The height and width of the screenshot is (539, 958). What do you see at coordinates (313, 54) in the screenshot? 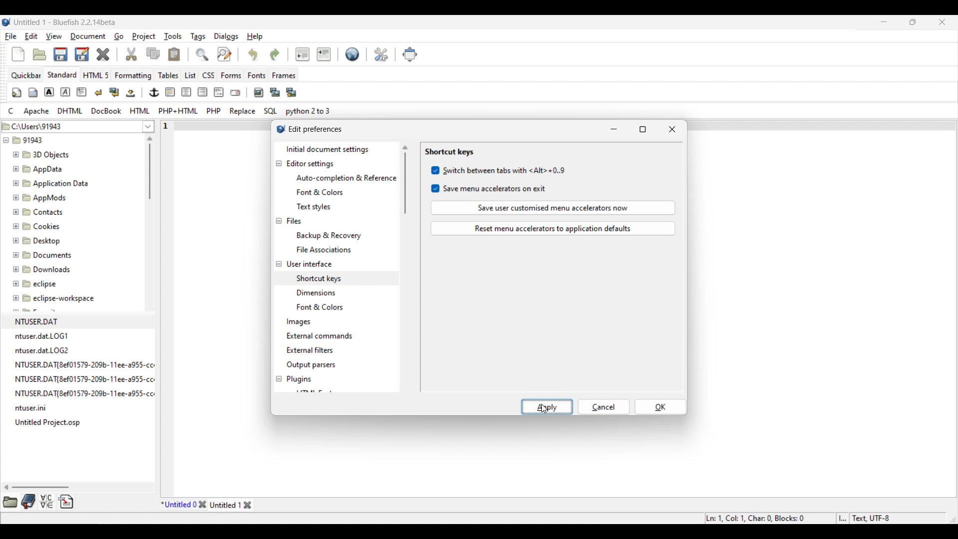
I see `Indentation` at bounding box center [313, 54].